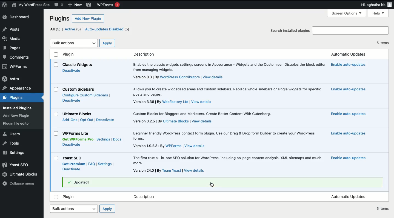  What do you see at coordinates (347, 64) in the screenshot?
I see `Enable auto updates` at bounding box center [347, 64].